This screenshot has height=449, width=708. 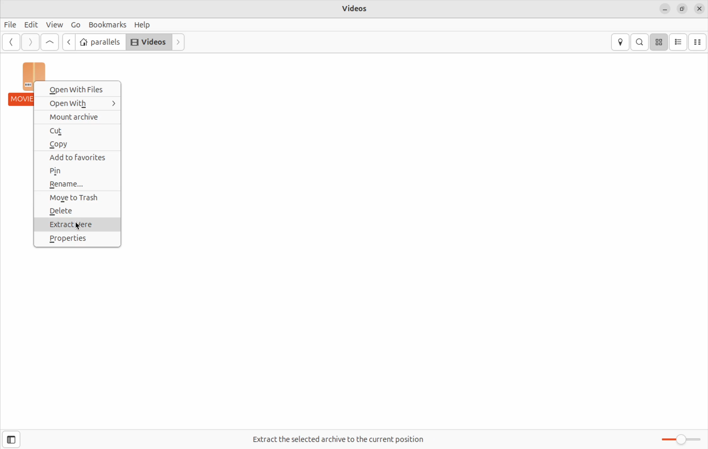 I want to click on free spaces, so click(x=336, y=440).